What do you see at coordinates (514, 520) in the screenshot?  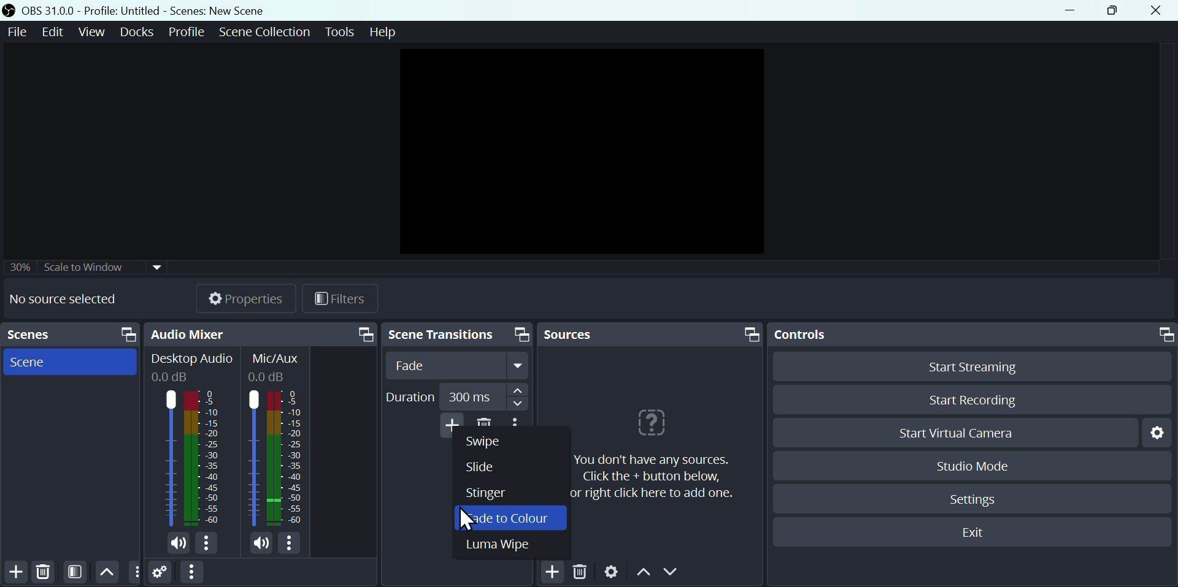 I see `Fade to colour` at bounding box center [514, 520].